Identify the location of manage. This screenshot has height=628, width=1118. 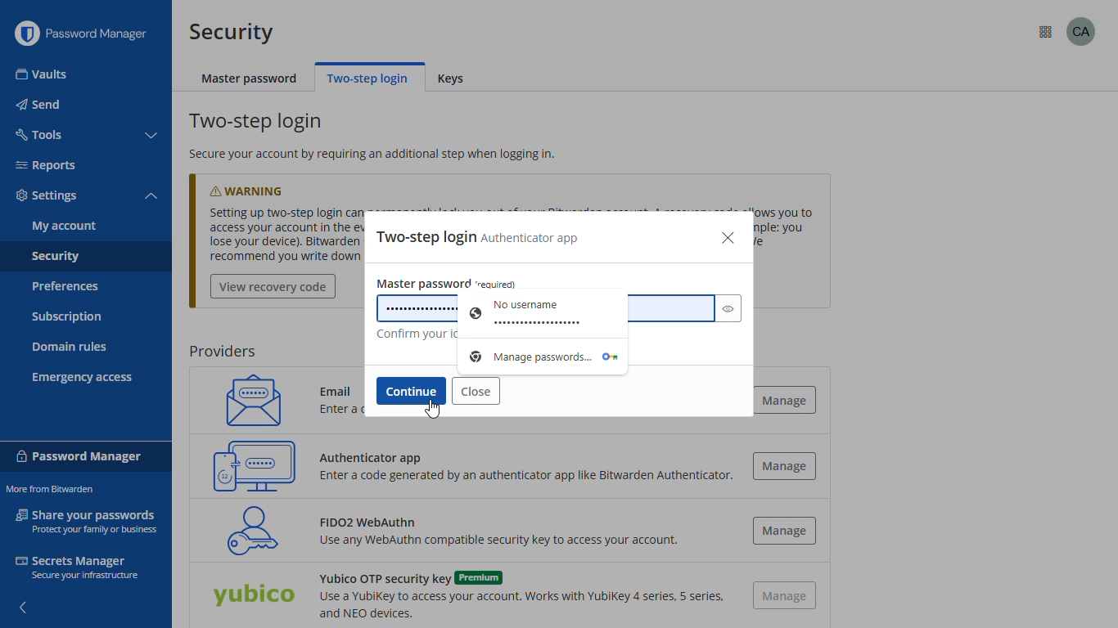
(785, 465).